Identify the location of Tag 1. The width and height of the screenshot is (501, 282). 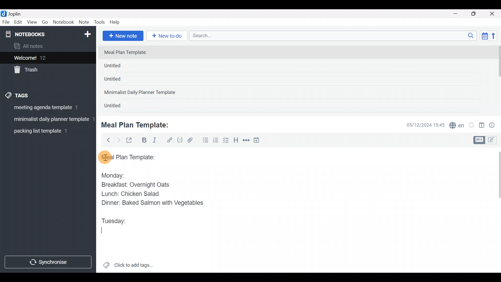
(46, 109).